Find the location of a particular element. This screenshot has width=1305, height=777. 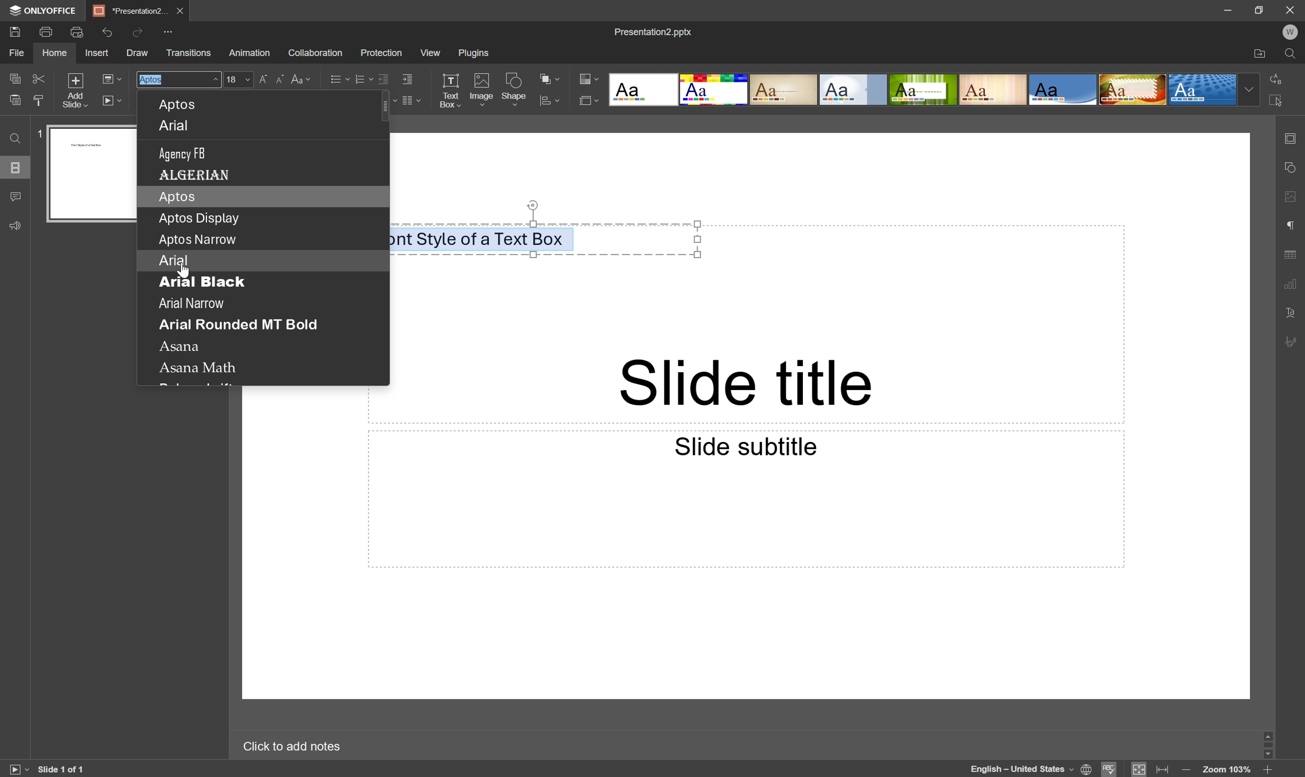

Cut is located at coordinates (40, 77).